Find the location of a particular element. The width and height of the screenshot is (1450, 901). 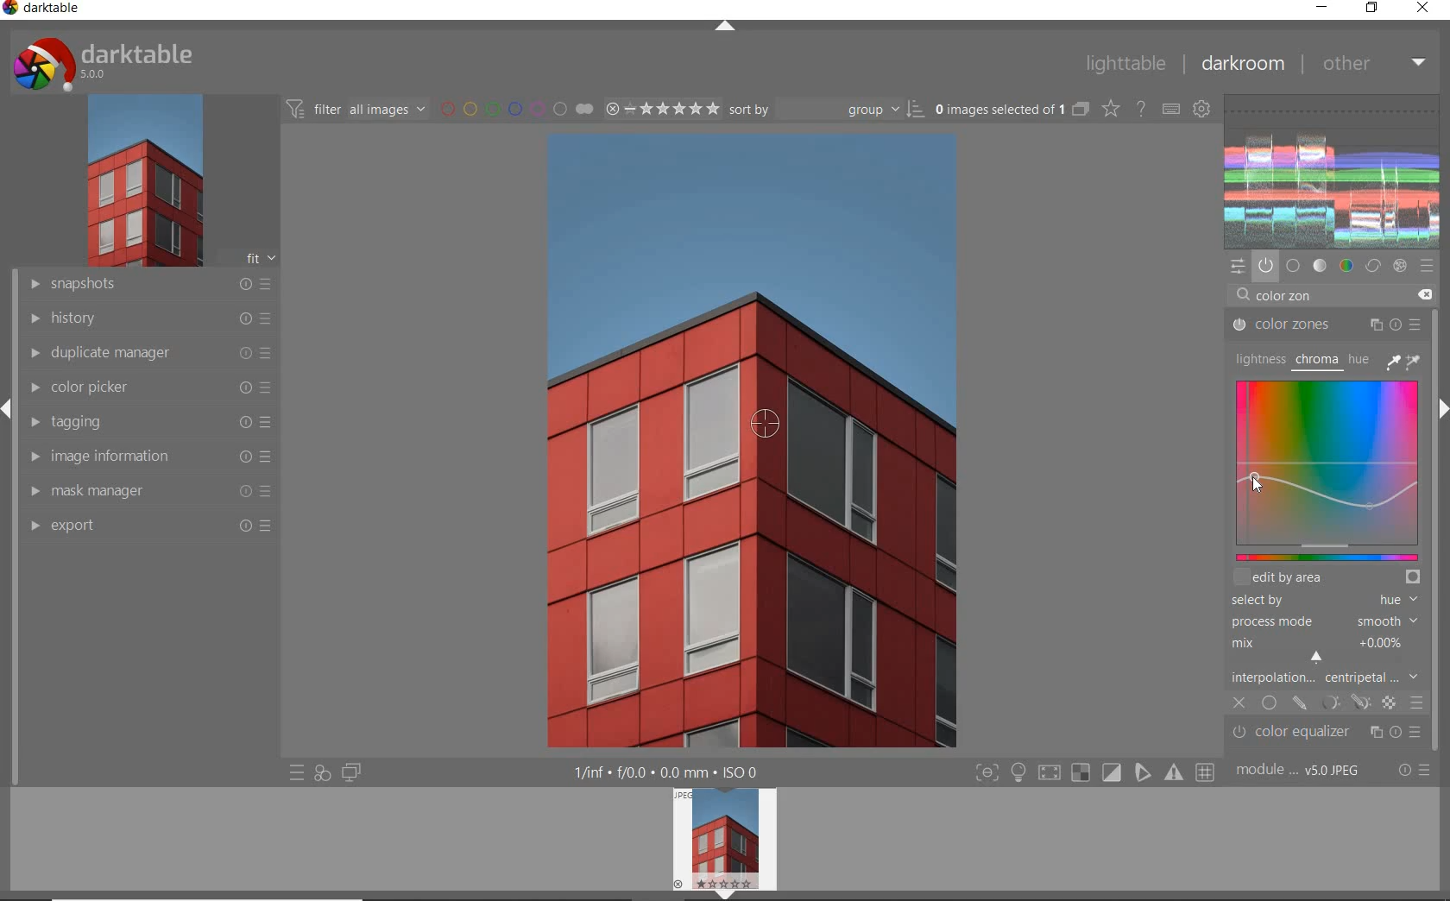

display a second darkroom image widow is located at coordinates (351, 771).